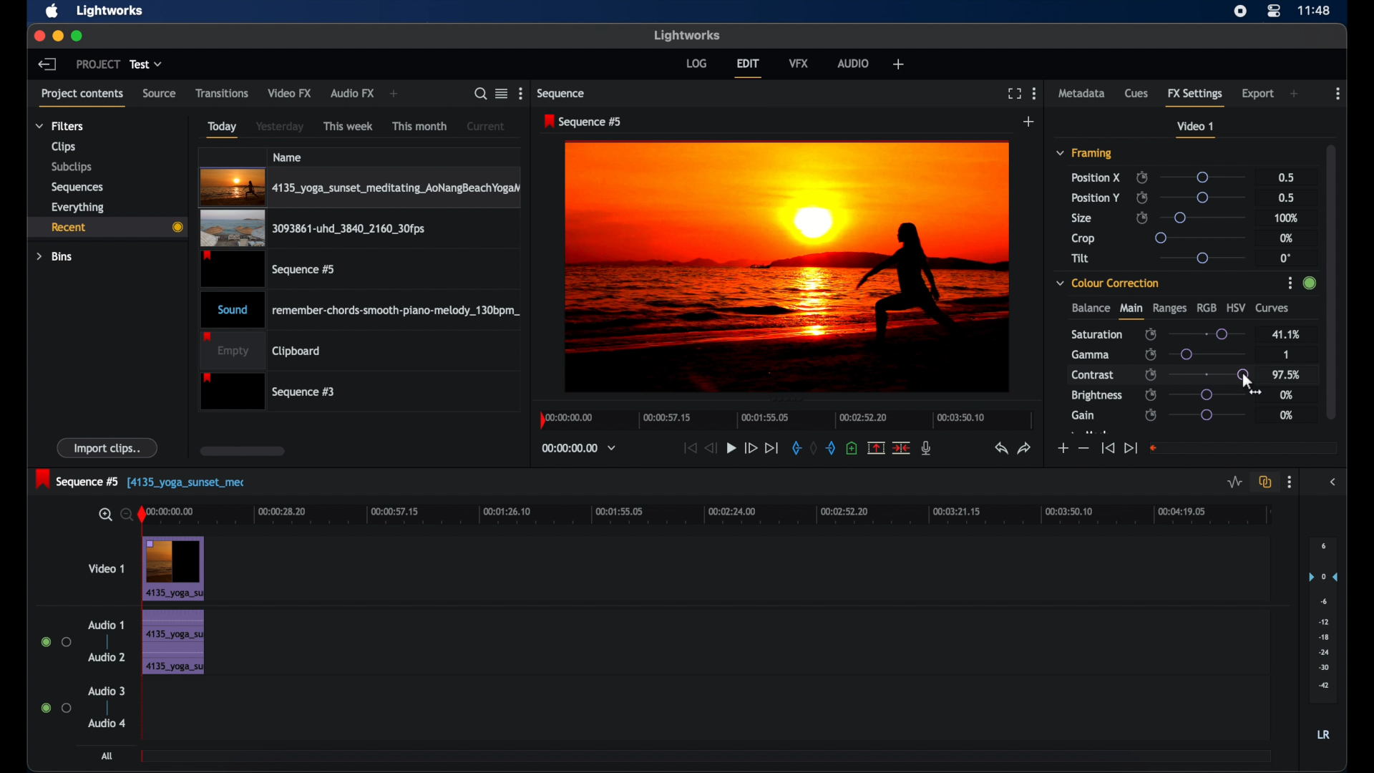 This screenshot has width=1374, height=773. What do you see at coordinates (78, 479) in the screenshot?
I see `sequence 5` at bounding box center [78, 479].